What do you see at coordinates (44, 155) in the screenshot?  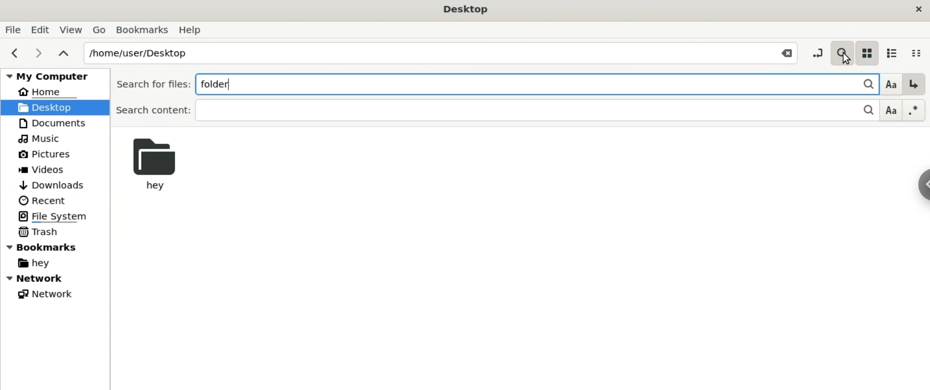 I see `Pictures` at bounding box center [44, 155].